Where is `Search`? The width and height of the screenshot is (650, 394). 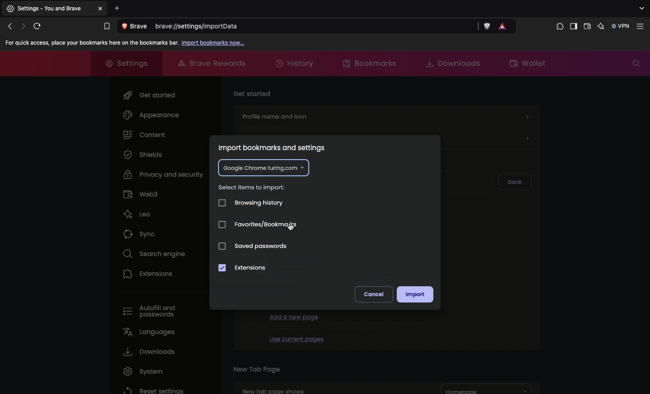 Search is located at coordinates (636, 64).